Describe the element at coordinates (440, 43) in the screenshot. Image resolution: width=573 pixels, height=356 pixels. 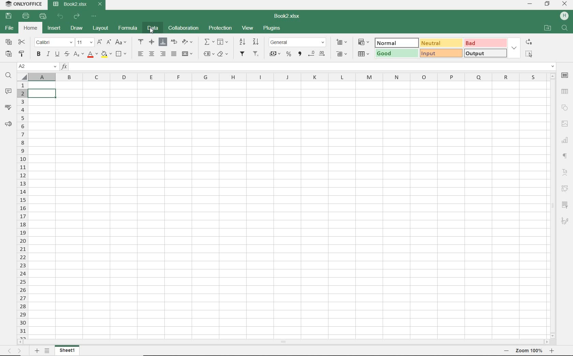
I see `NEUTRAL` at that location.